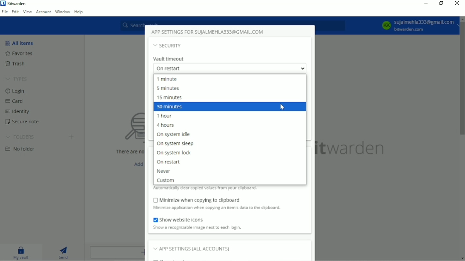 The image size is (465, 261). I want to click on Identity, so click(22, 111).